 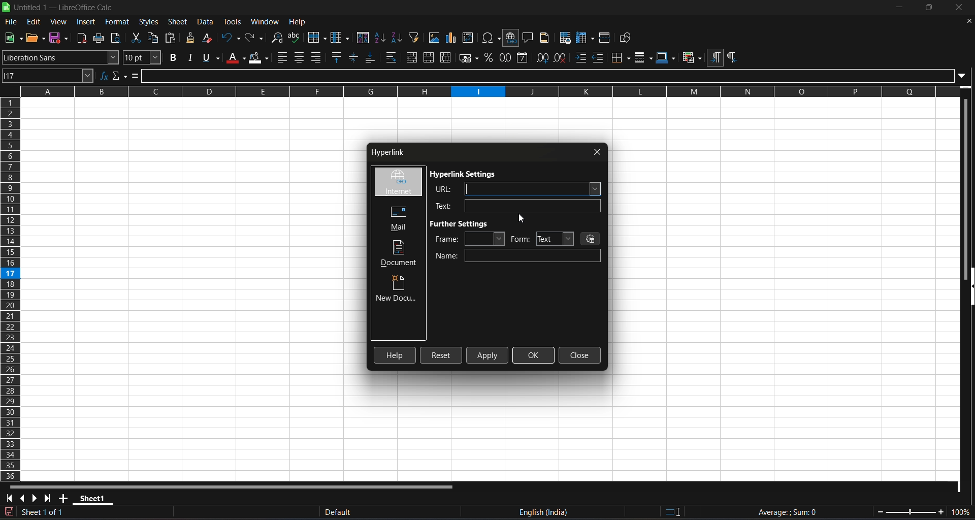 What do you see at coordinates (83, 38) in the screenshot?
I see `export directly as pdf` at bounding box center [83, 38].